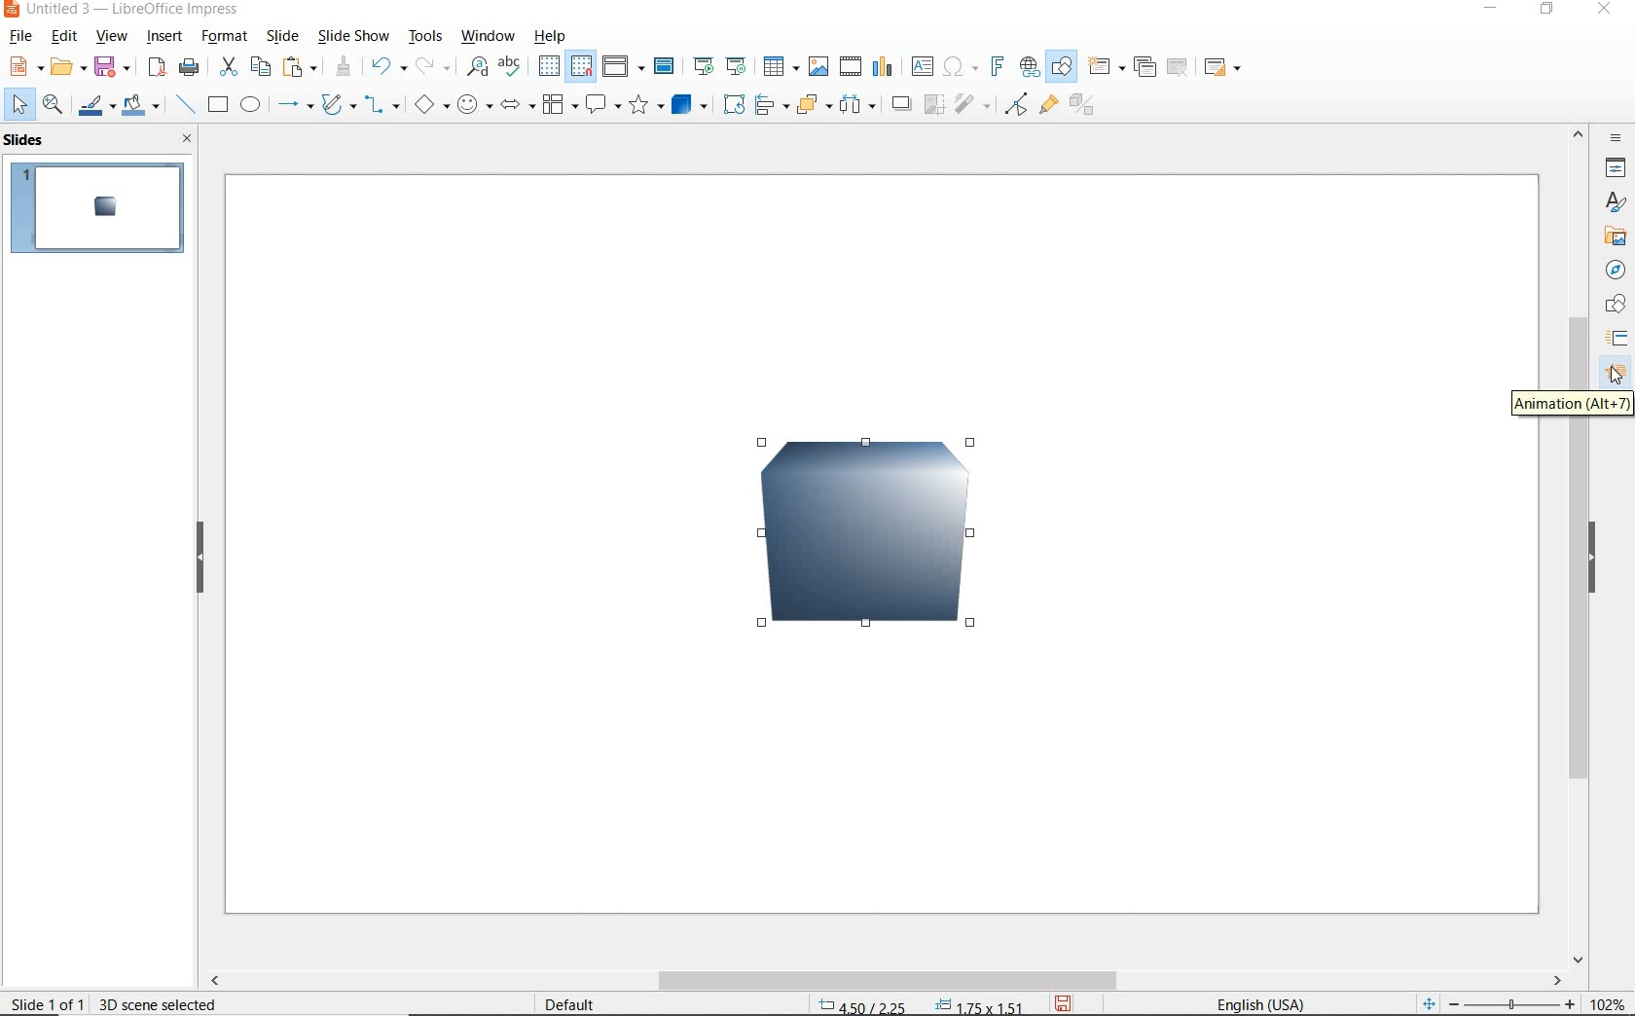  I want to click on select, so click(17, 104).